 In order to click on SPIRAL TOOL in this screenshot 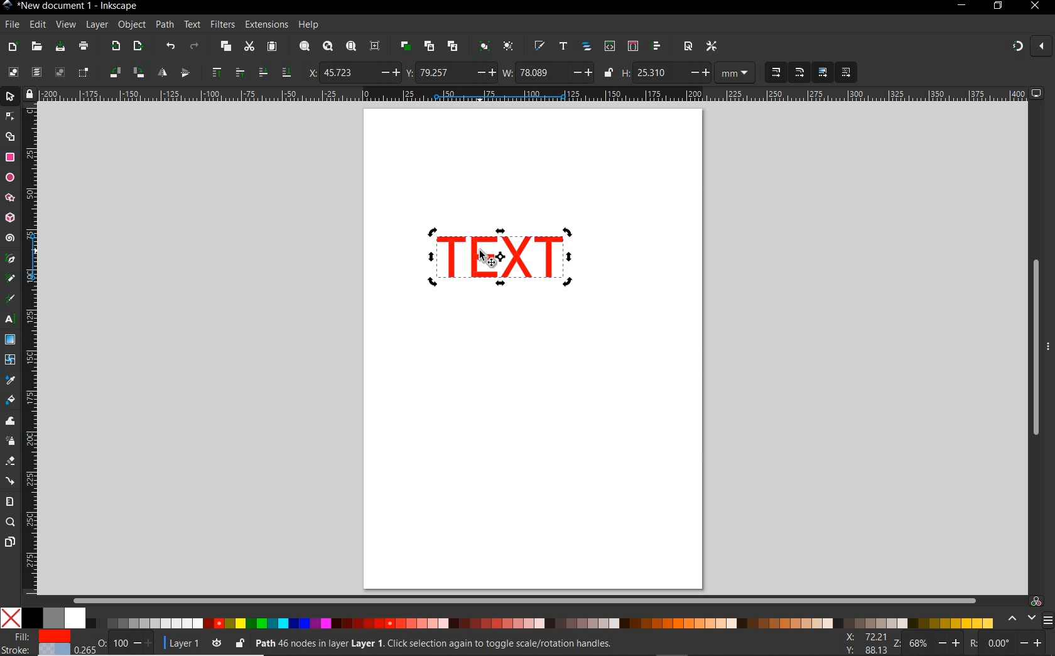, I will do `click(10, 239)`.